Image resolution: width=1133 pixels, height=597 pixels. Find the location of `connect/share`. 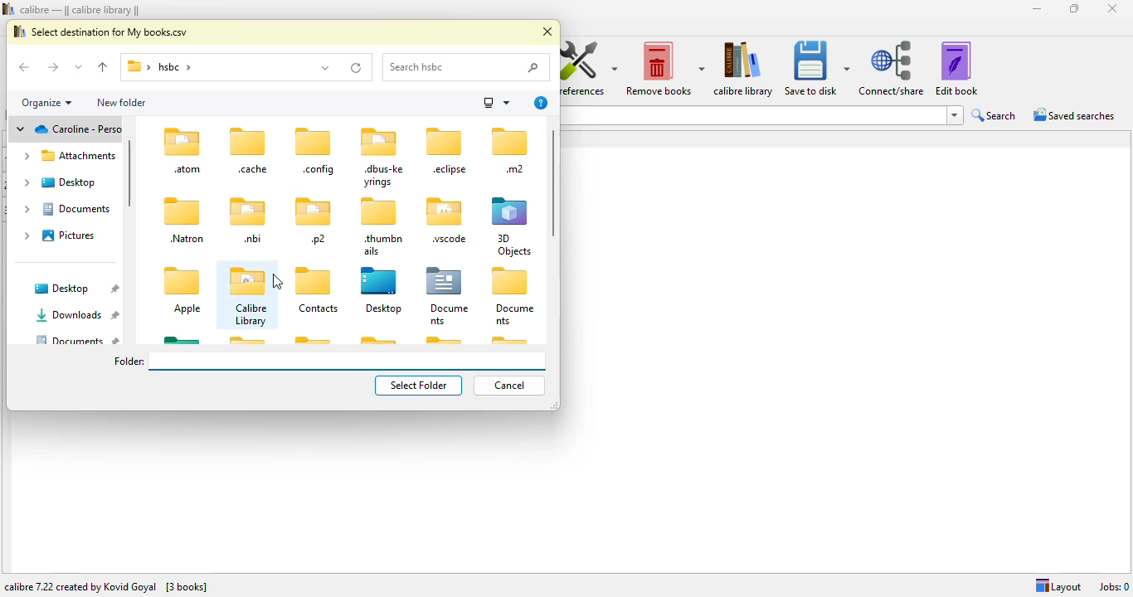

connect/share is located at coordinates (892, 69).